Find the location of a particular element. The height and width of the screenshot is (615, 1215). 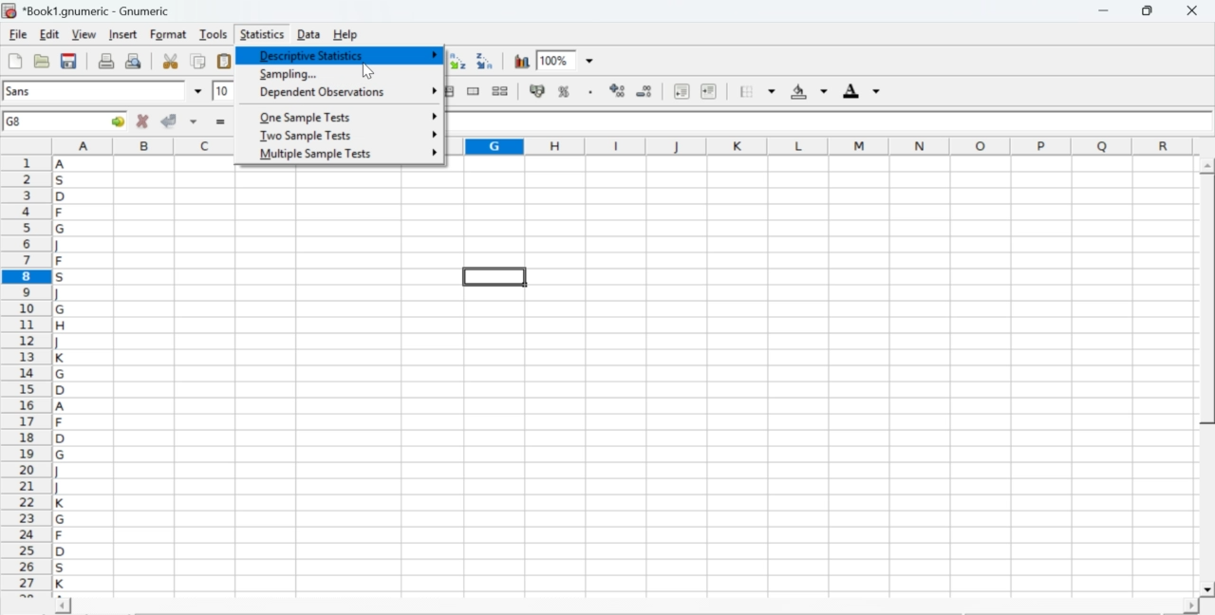

more is located at coordinates (435, 134).